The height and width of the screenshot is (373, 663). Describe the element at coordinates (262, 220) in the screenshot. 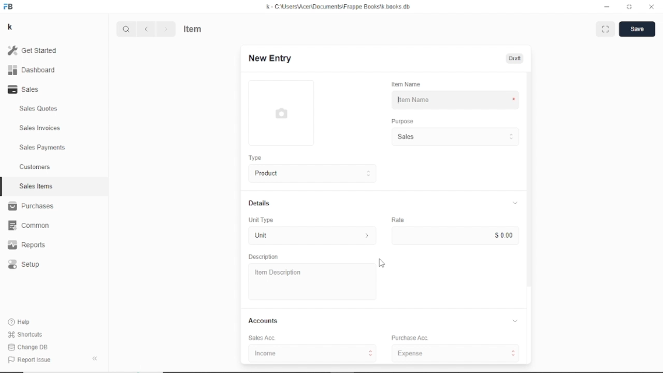

I see `Unit Type` at that location.